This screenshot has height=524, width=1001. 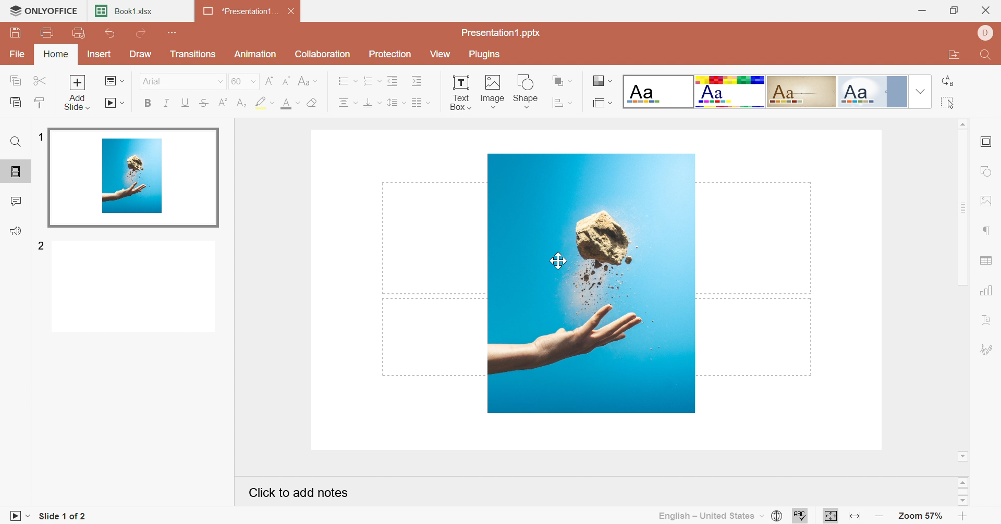 What do you see at coordinates (135, 175) in the screenshot?
I see `Slide` at bounding box center [135, 175].